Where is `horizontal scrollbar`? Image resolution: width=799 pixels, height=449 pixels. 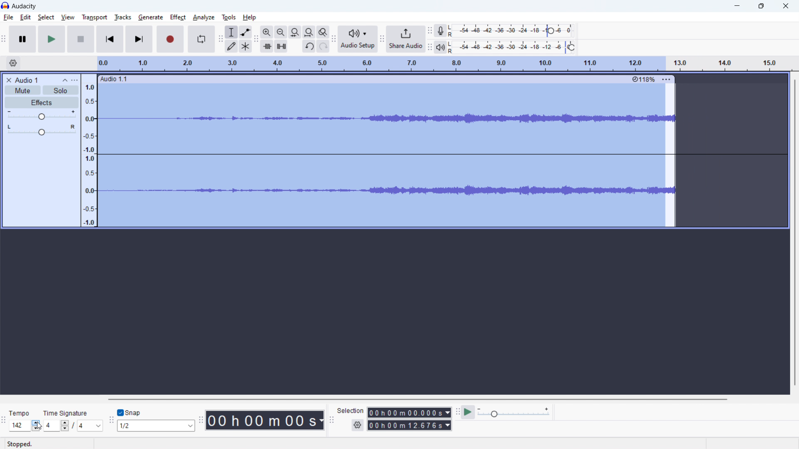
horizontal scrollbar is located at coordinates (421, 399).